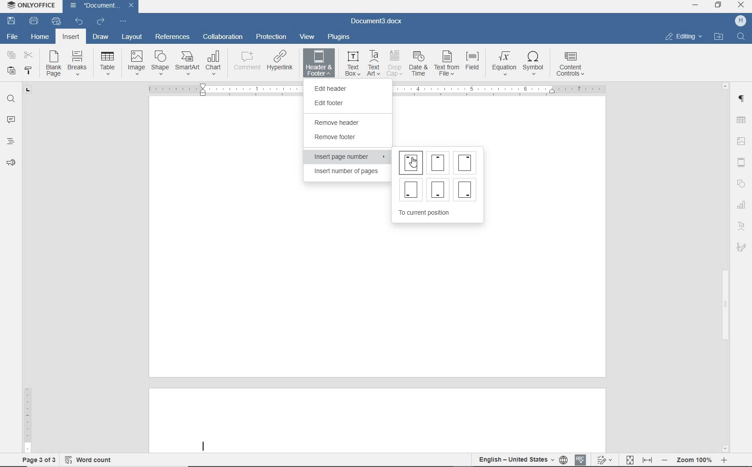  What do you see at coordinates (419, 64) in the screenshot?
I see `DATE & TIME` at bounding box center [419, 64].